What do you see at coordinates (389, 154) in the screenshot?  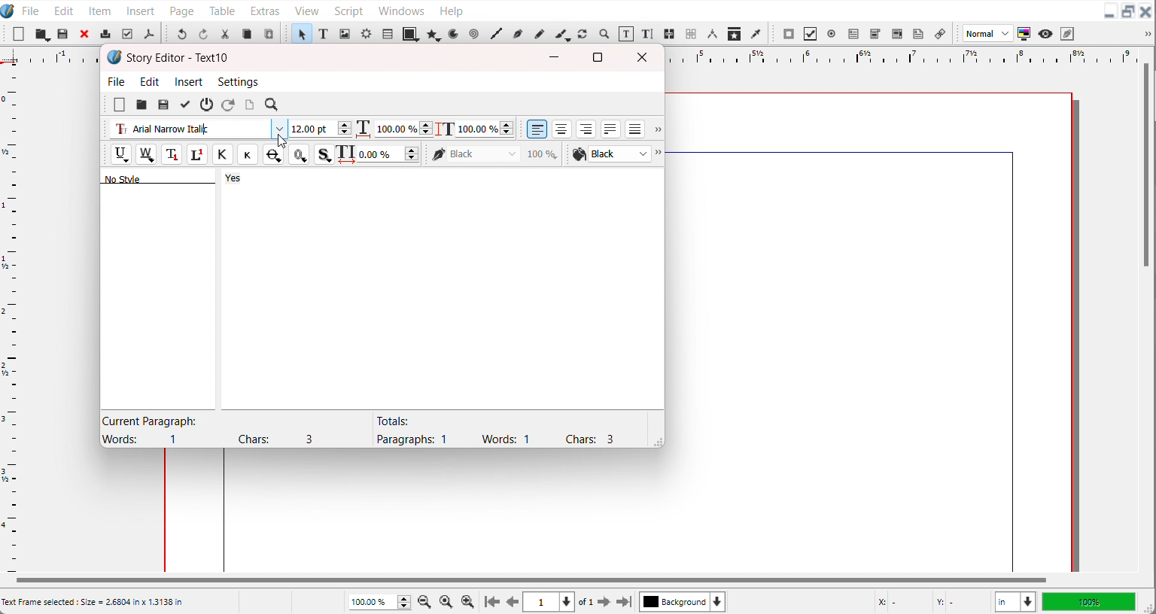 I see `Text Width adjuster` at bounding box center [389, 154].